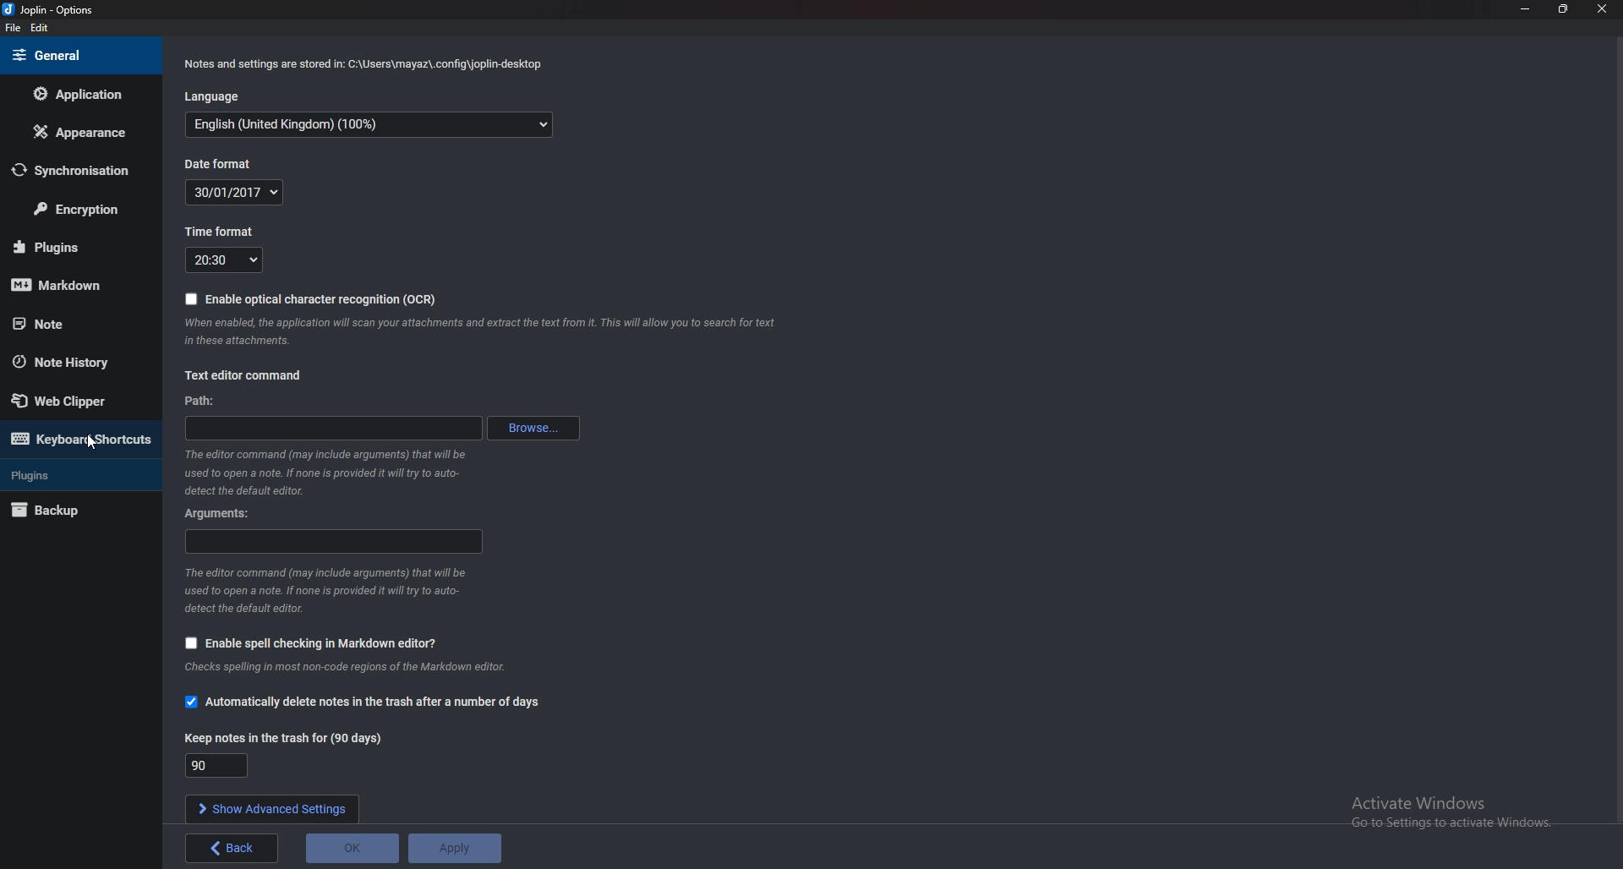 This screenshot has width=1623, height=869. I want to click on Notes and settings are stored in: C:\Users\mayaz\.config\joplin-desktop, so click(366, 64).